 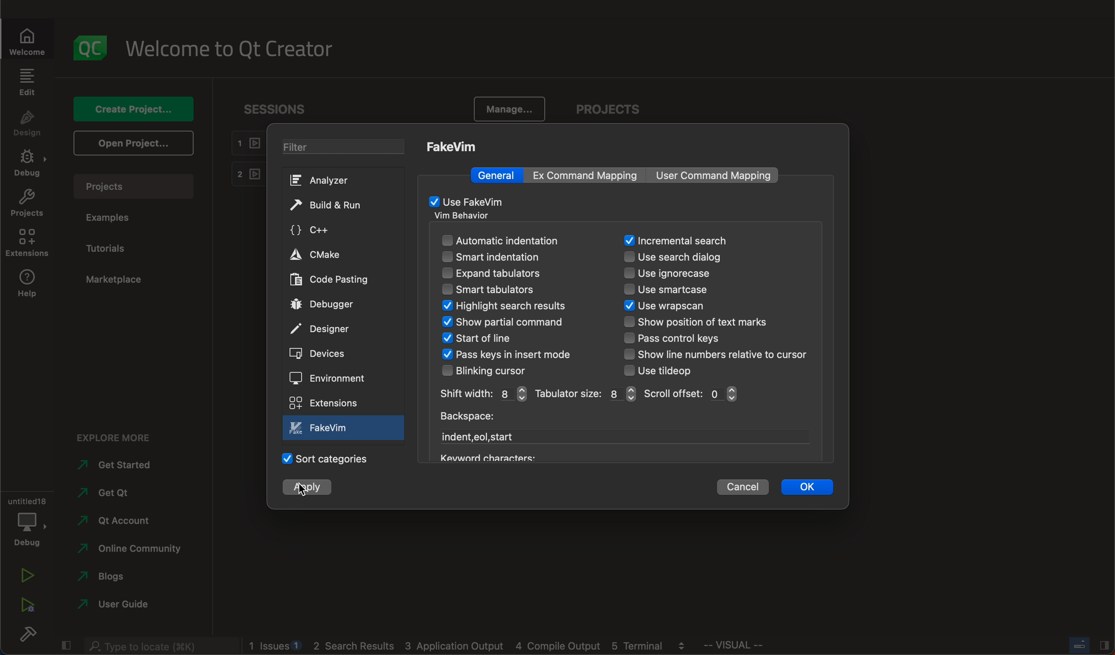 What do you see at coordinates (123, 494) in the screenshot?
I see `qt` at bounding box center [123, 494].